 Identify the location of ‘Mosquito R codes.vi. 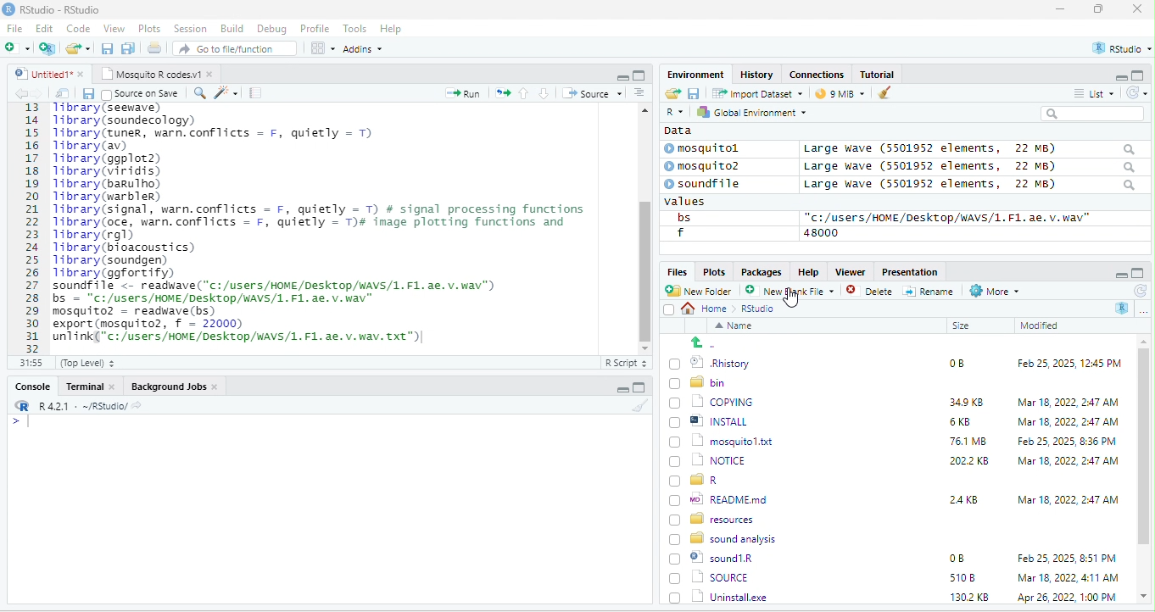
(153, 73).